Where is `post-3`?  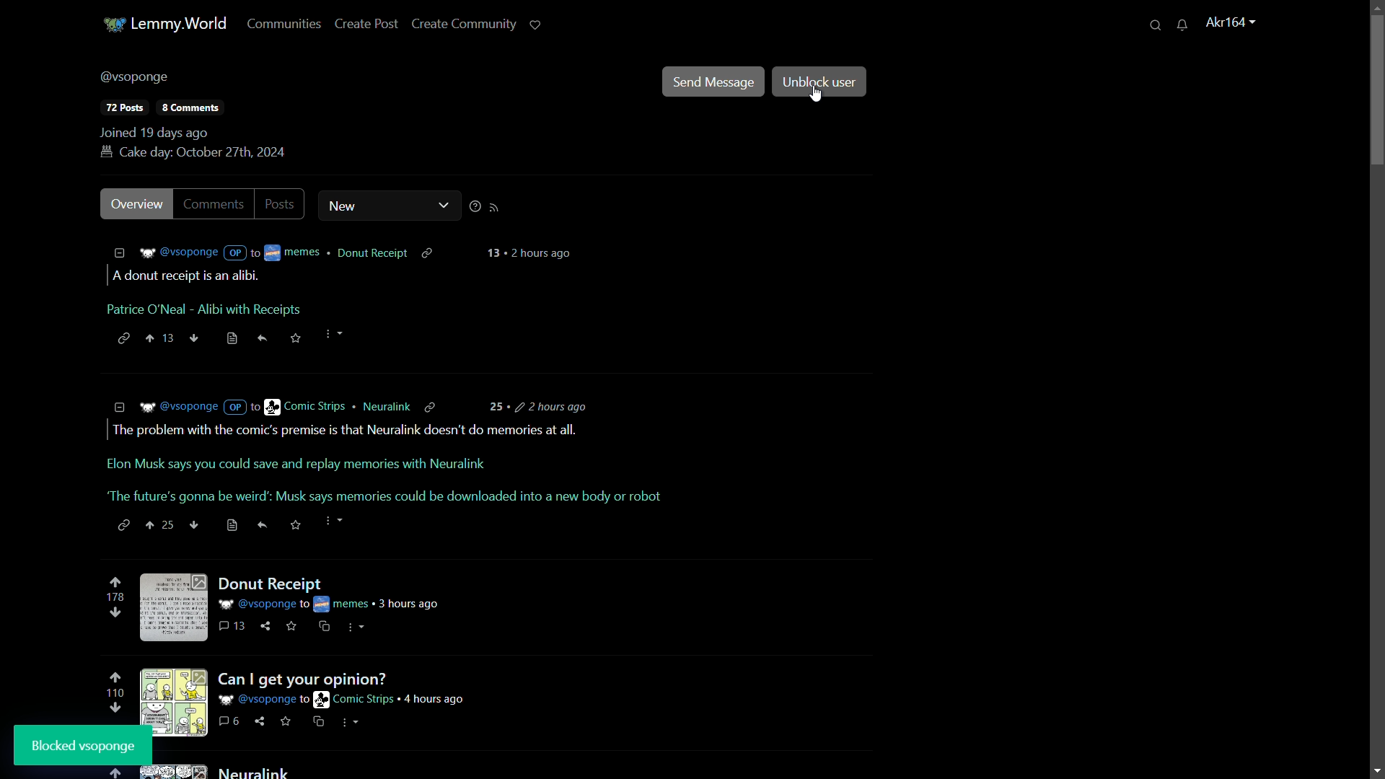
post-3 is located at coordinates (256, 770).